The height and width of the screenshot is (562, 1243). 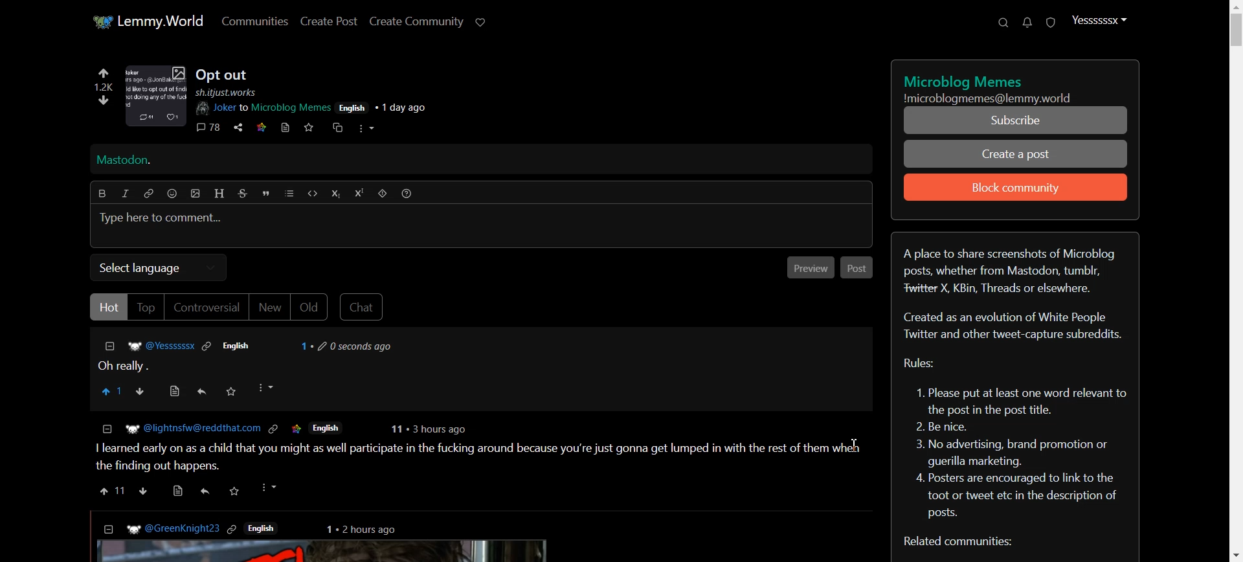 I want to click on Typing window, so click(x=480, y=227).